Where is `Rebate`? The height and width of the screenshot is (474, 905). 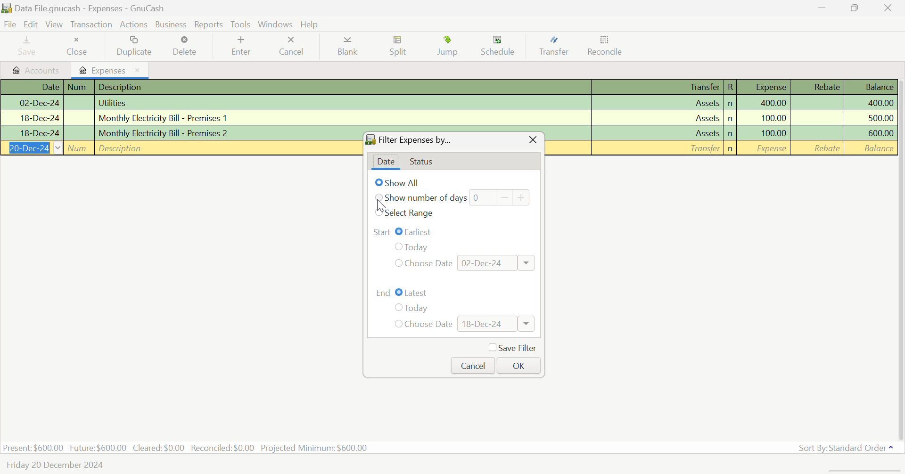
Rebate is located at coordinates (817, 148).